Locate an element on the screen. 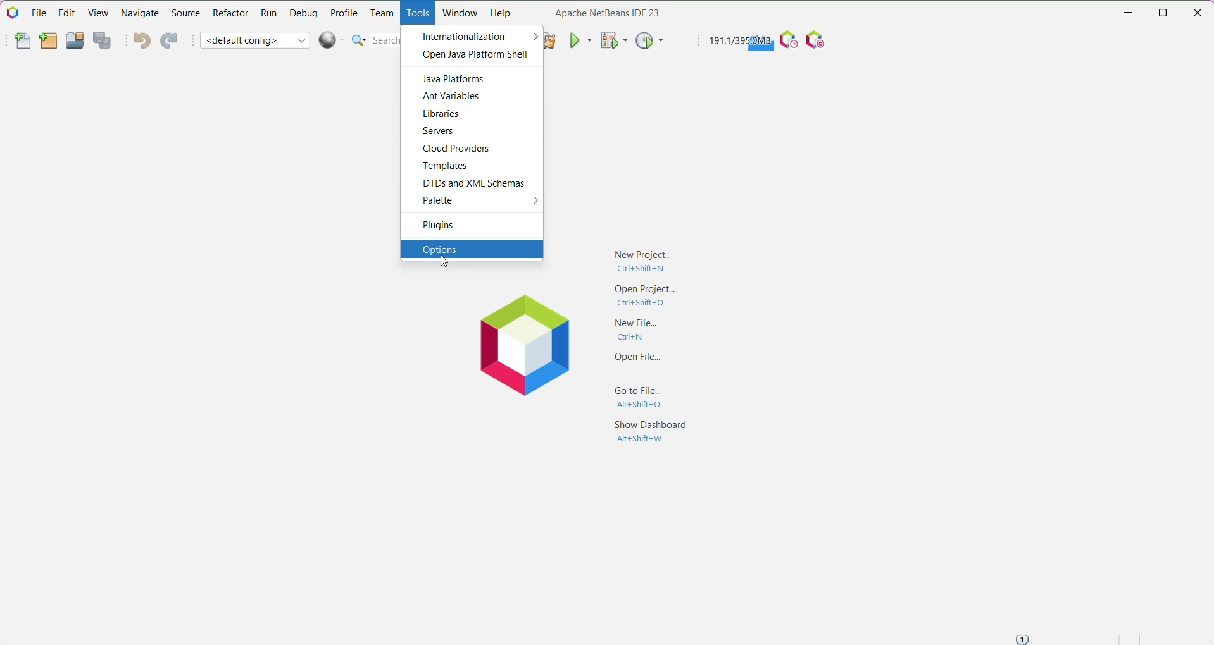 This screenshot has height=645, width=1214. New Project is located at coordinates (47, 41).